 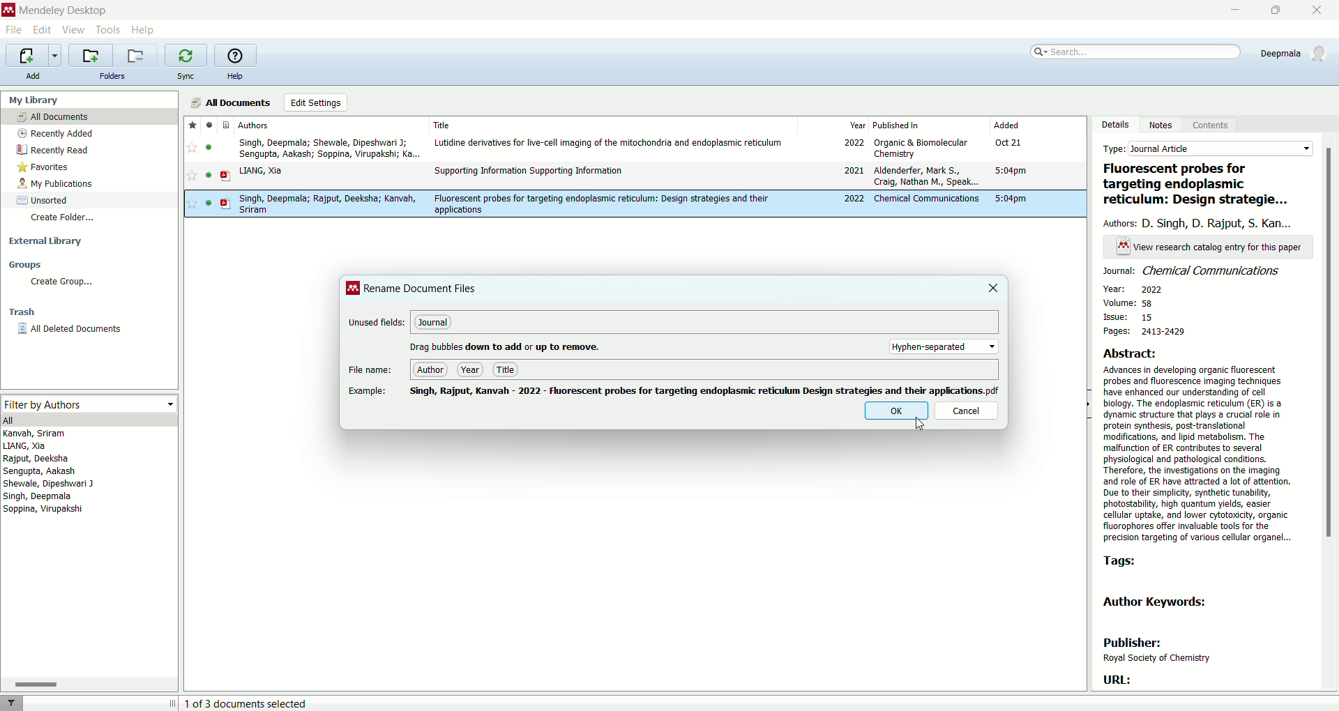 What do you see at coordinates (194, 204) in the screenshot?
I see `favorite` at bounding box center [194, 204].